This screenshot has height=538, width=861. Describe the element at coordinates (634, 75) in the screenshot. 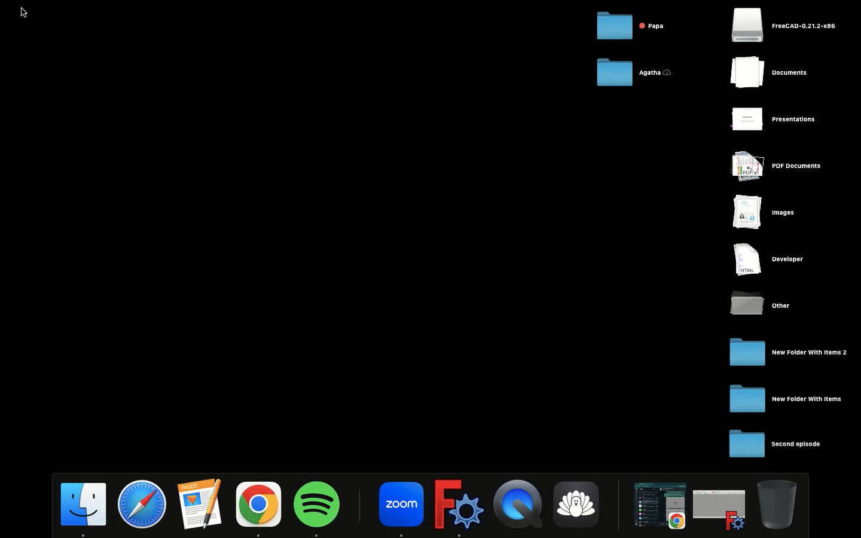

I see `Folder` at that location.